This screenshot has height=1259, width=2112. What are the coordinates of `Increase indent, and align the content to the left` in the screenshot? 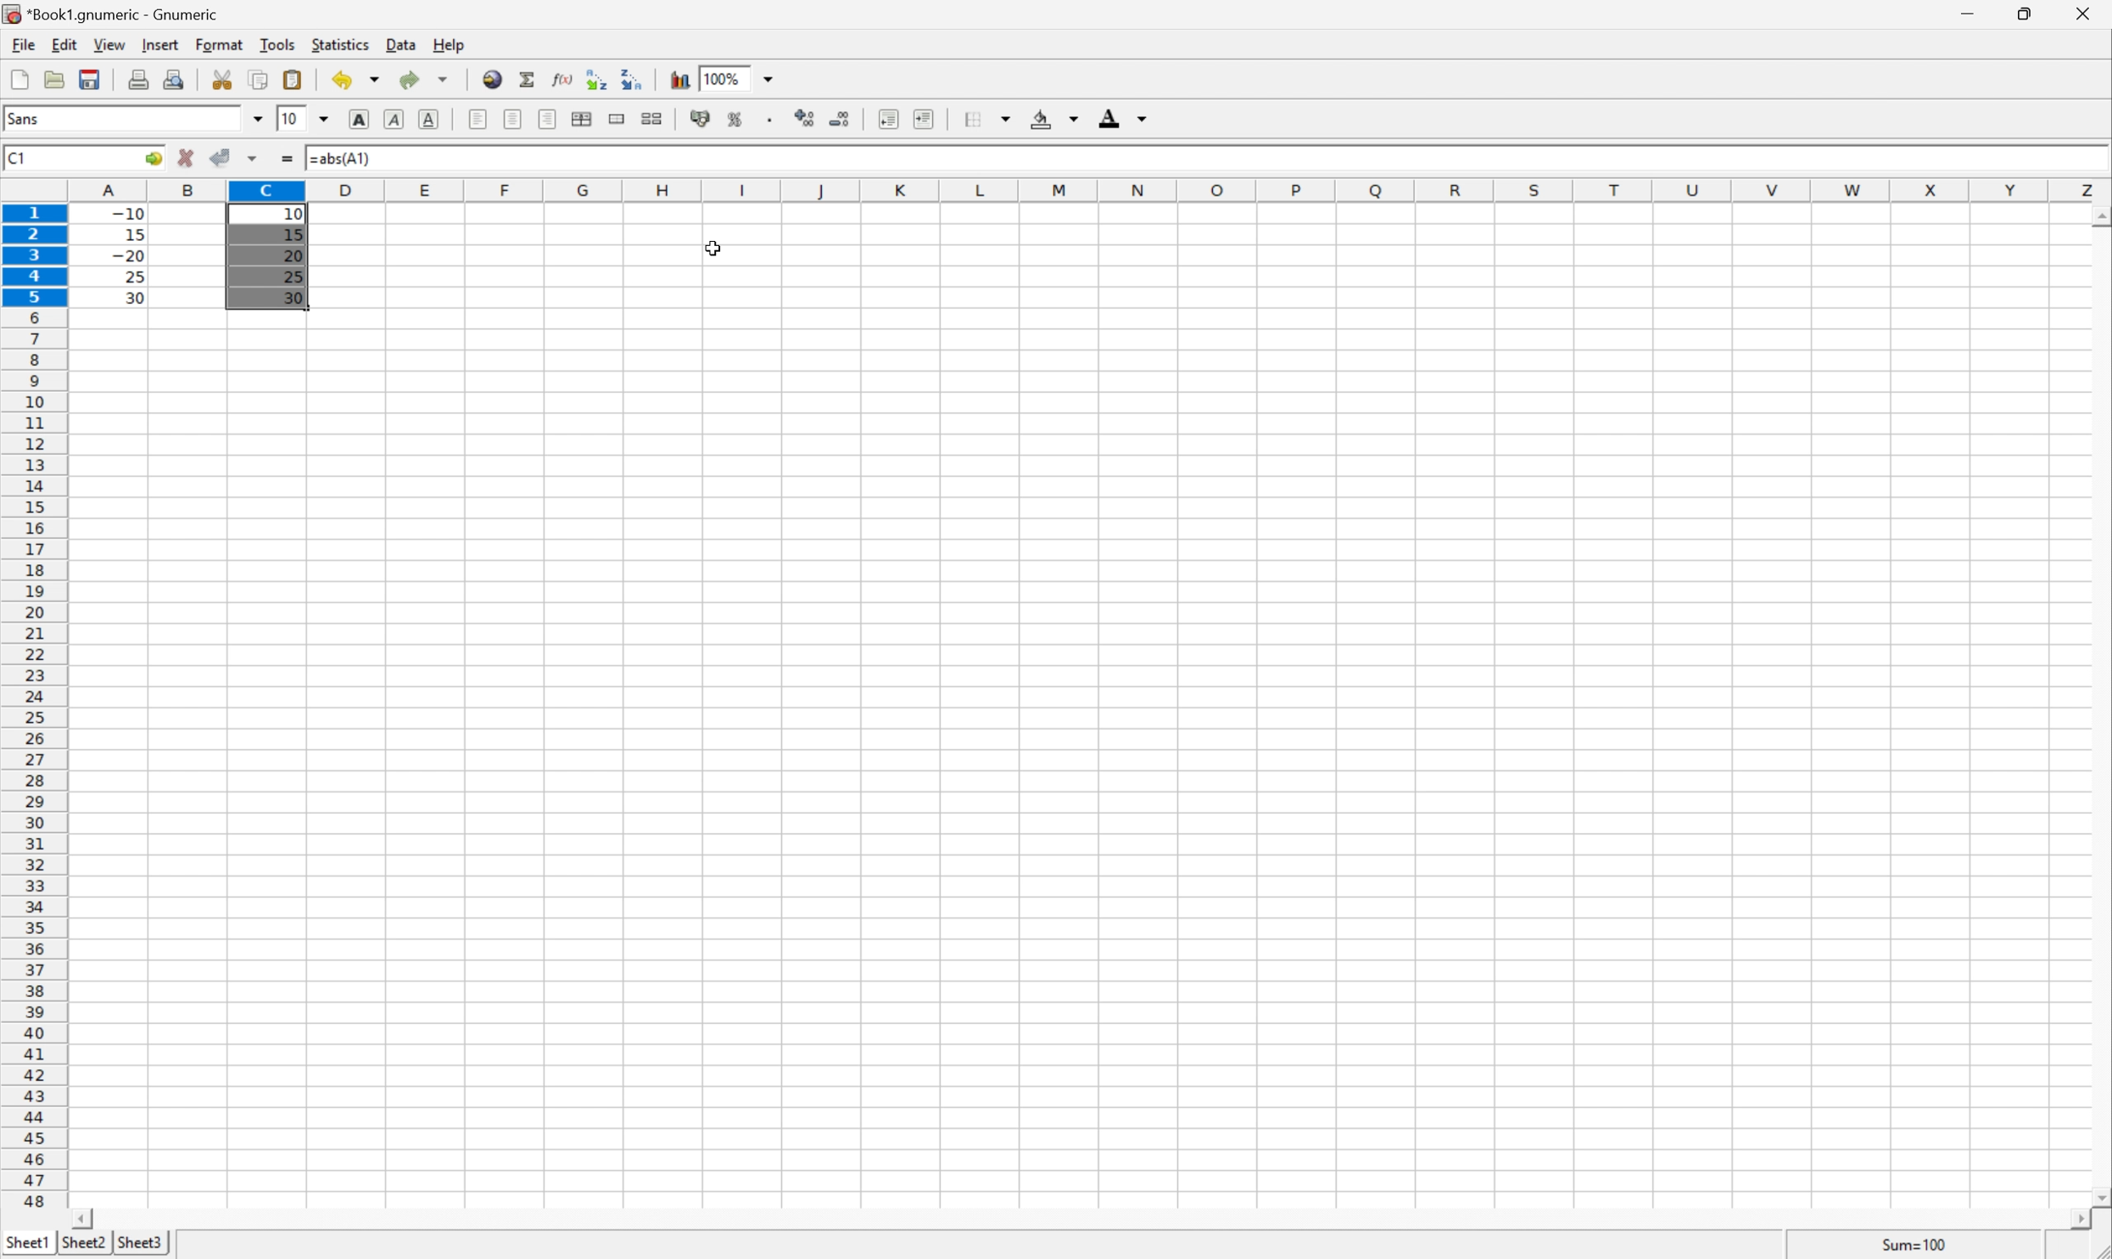 It's located at (921, 118).